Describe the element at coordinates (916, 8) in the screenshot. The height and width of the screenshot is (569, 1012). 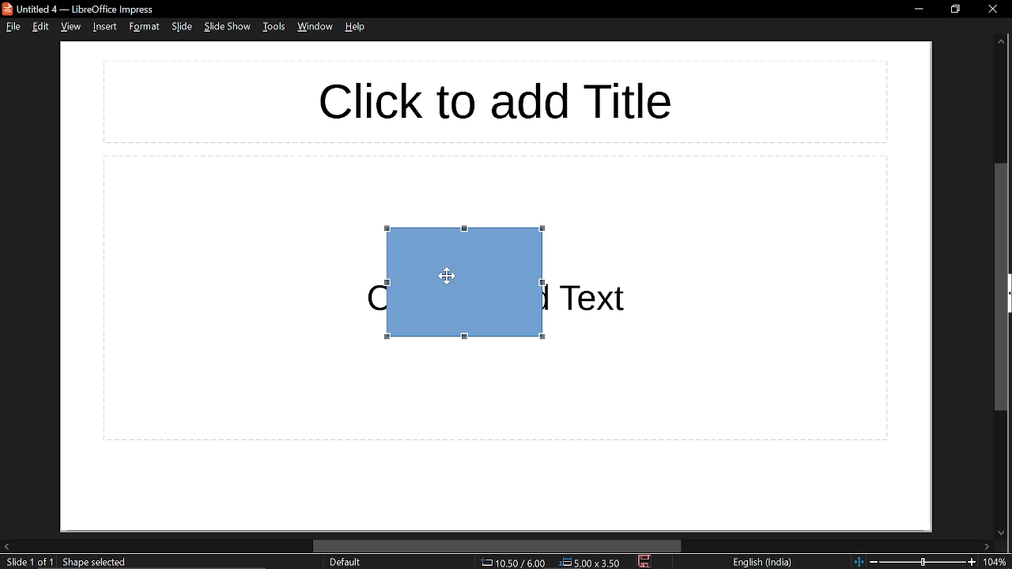
I see `minimize` at that location.